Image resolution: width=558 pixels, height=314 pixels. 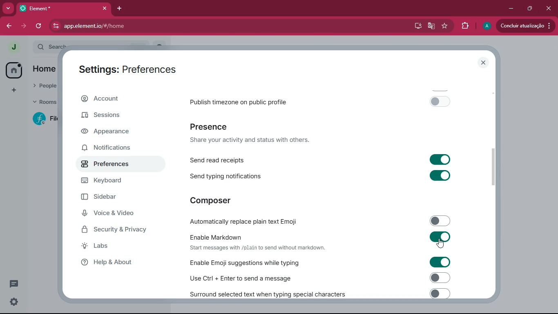 What do you see at coordinates (144, 26) in the screenshot?
I see `url` at bounding box center [144, 26].